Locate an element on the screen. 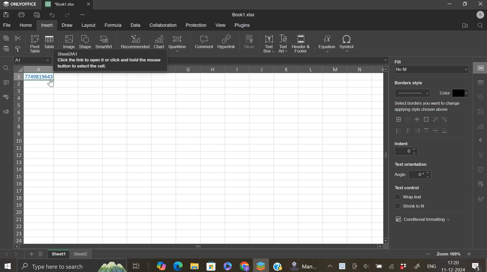 This screenshot has height=272, width=487. image is located at coordinates (70, 42).